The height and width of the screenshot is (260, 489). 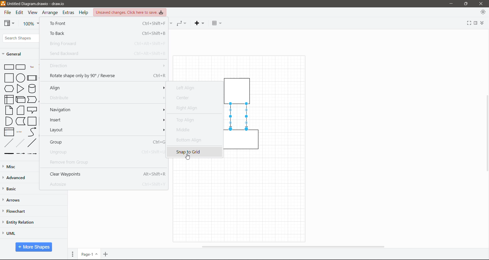 What do you see at coordinates (89, 254) in the screenshot?
I see `Page Number` at bounding box center [89, 254].